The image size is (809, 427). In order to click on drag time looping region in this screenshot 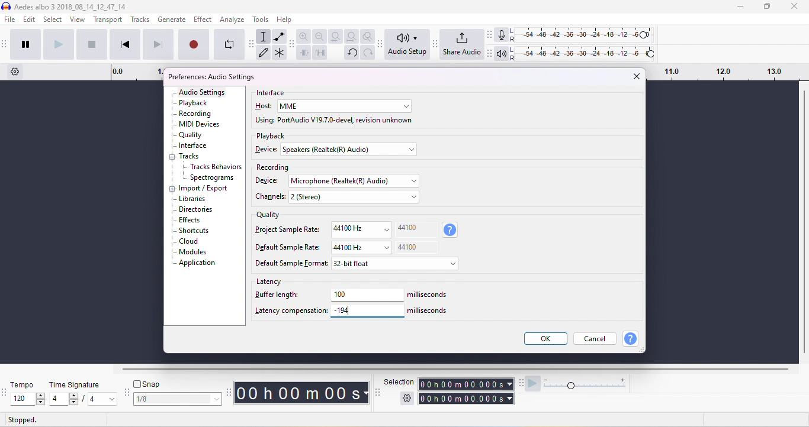, I will do `click(725, 73)`.